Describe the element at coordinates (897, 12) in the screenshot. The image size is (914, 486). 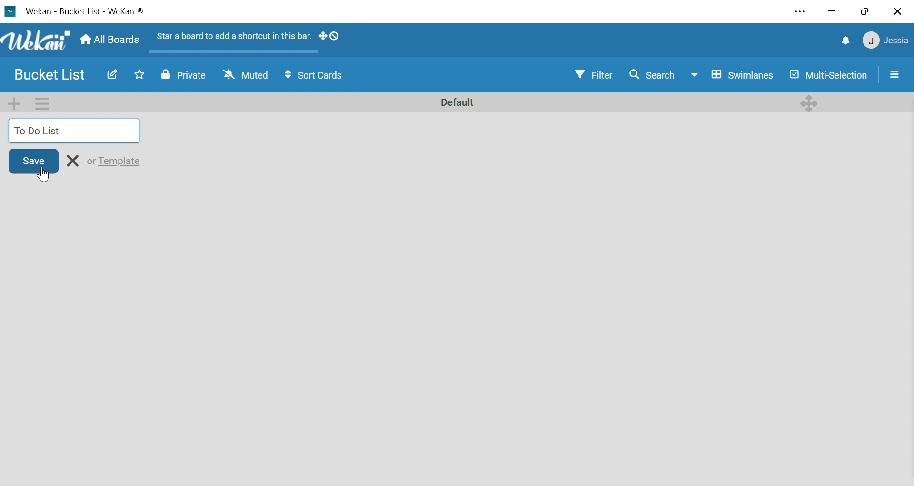
I see `Close` at that location.